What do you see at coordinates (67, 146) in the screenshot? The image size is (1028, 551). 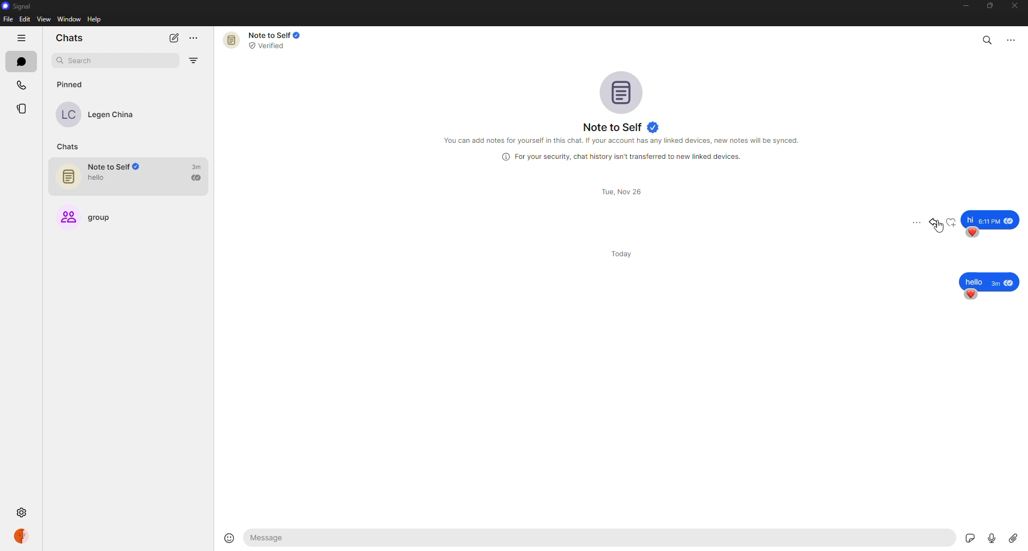 I see `chats` at bounding box center [67, 146].